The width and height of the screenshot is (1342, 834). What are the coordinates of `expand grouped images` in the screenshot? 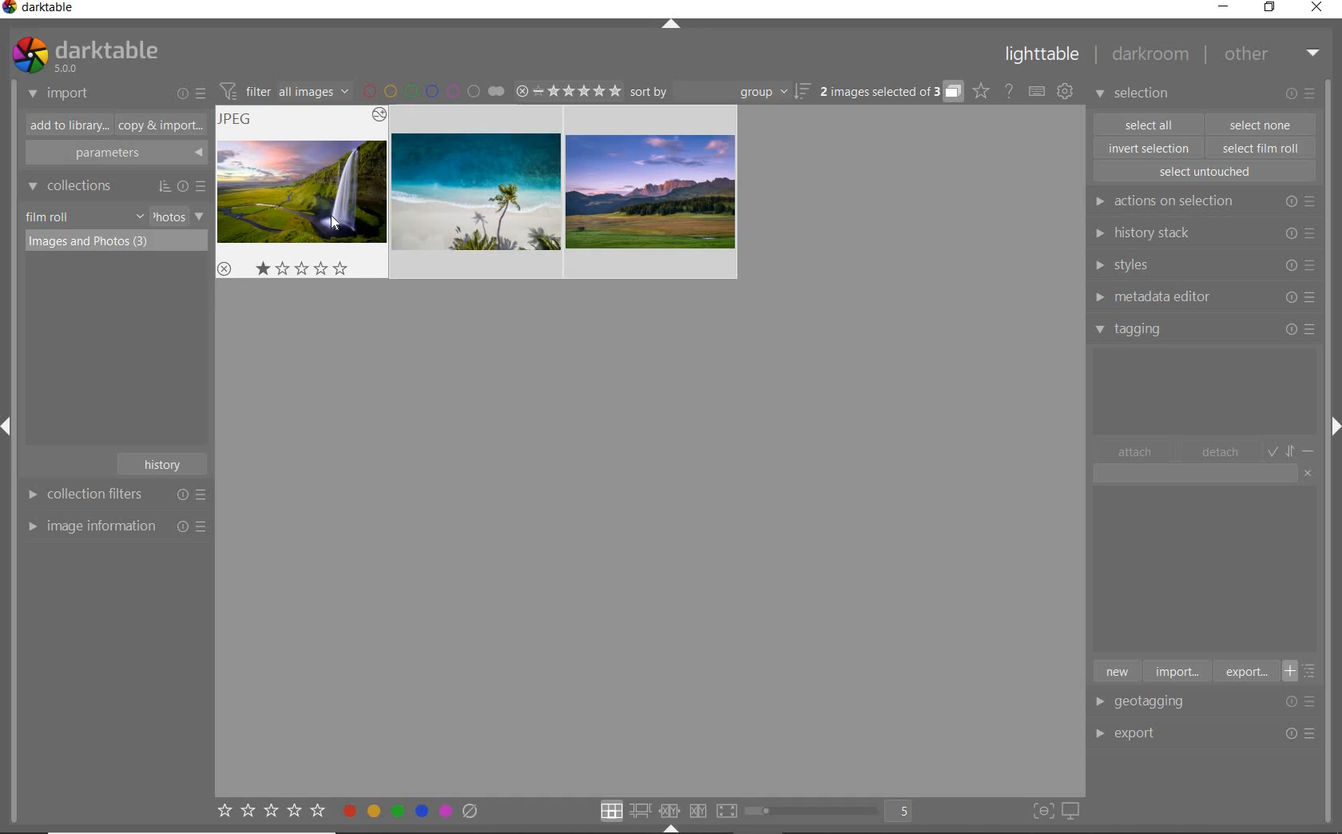 It's located at (890, 93).